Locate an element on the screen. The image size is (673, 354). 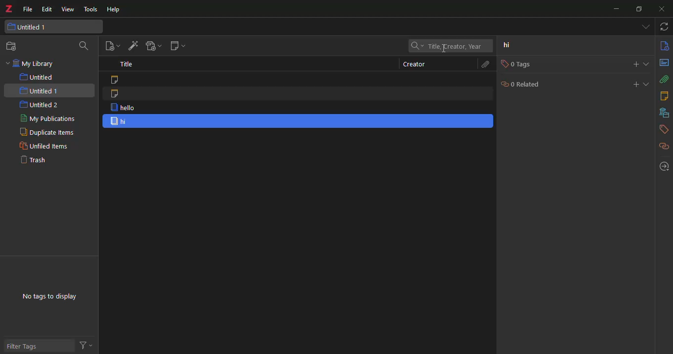
my publications is located at coordinates (47, 118).